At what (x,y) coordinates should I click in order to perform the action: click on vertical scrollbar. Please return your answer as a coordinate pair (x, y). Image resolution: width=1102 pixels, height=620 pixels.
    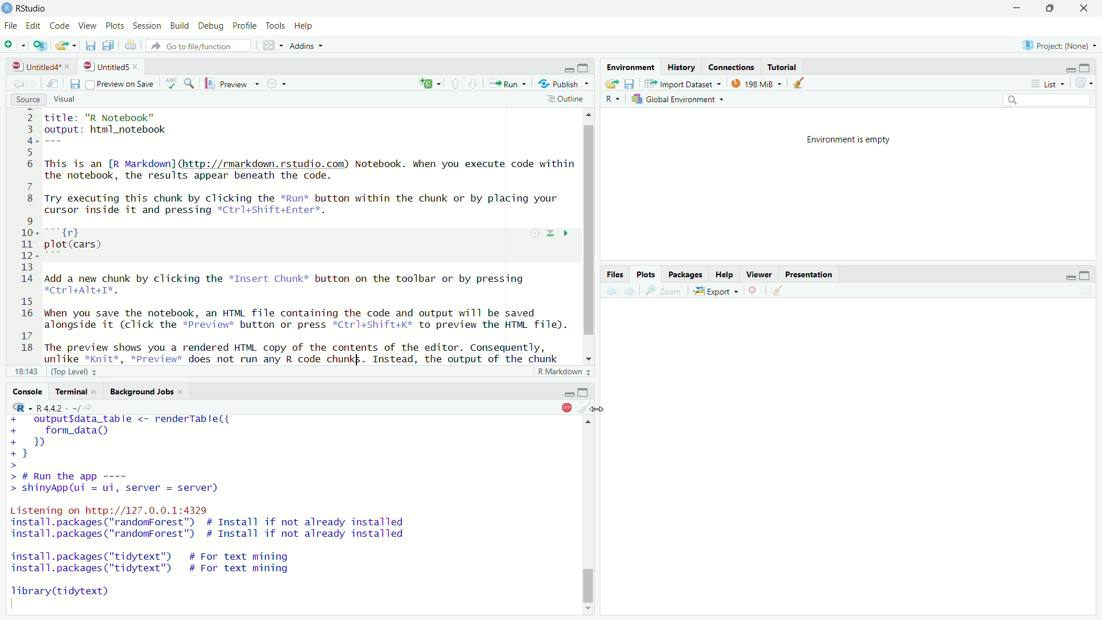
    Looking at the image, I should click on (589, 231).